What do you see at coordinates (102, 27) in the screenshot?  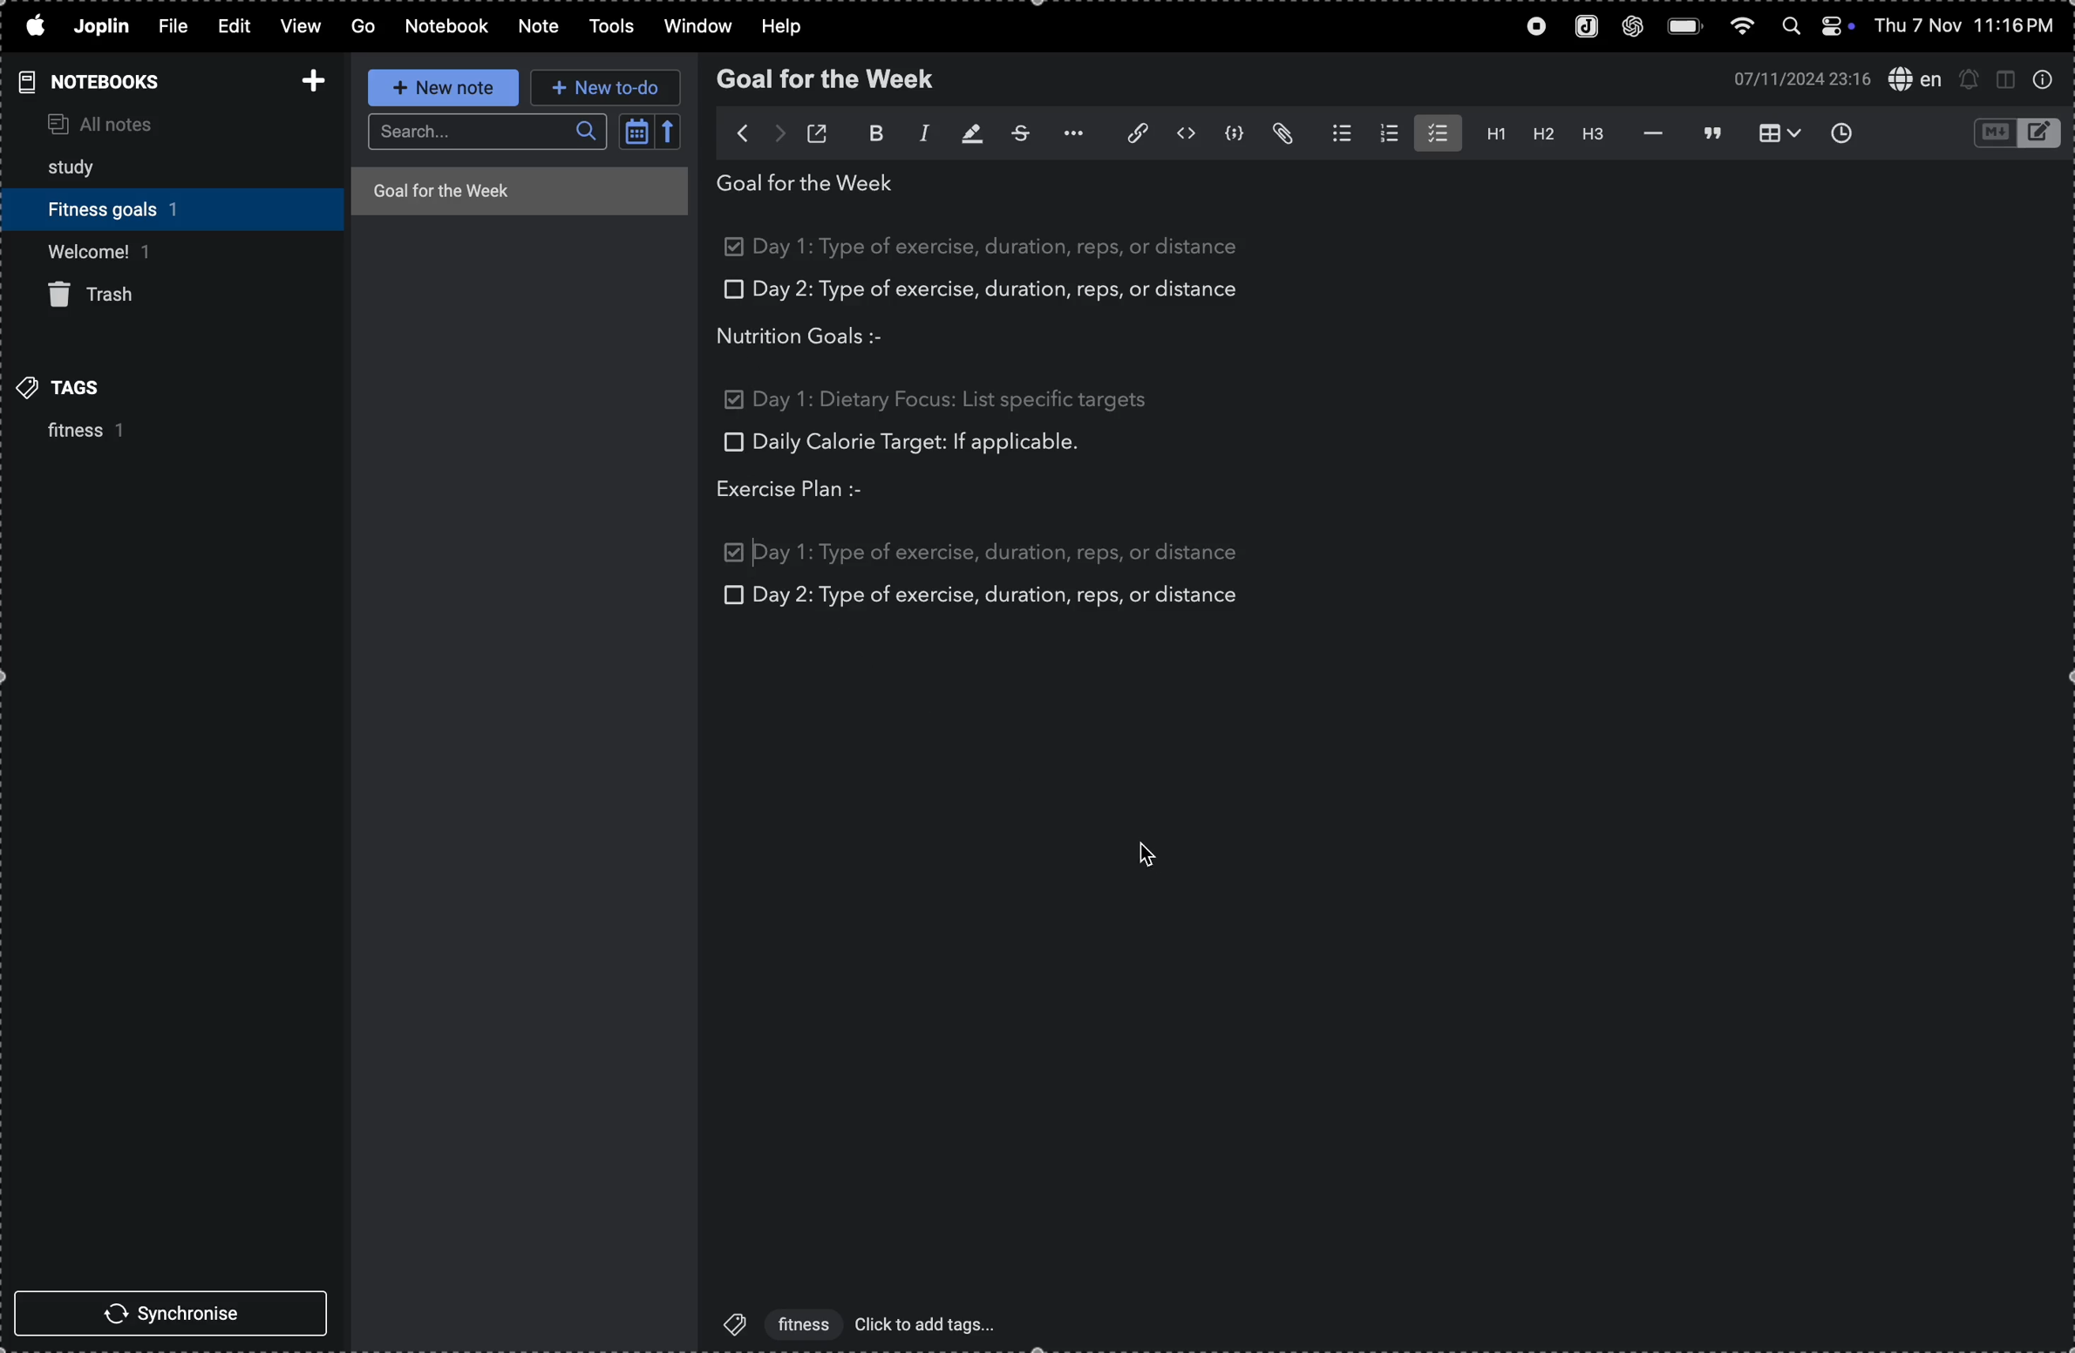 I see `joplin` at bounding box center [102, 27].